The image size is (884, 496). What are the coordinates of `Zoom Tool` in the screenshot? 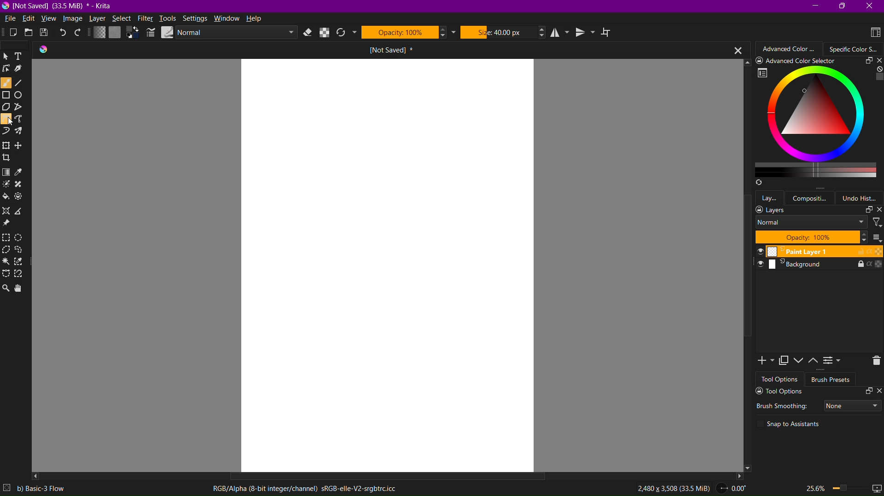 It's located at (6, 287).